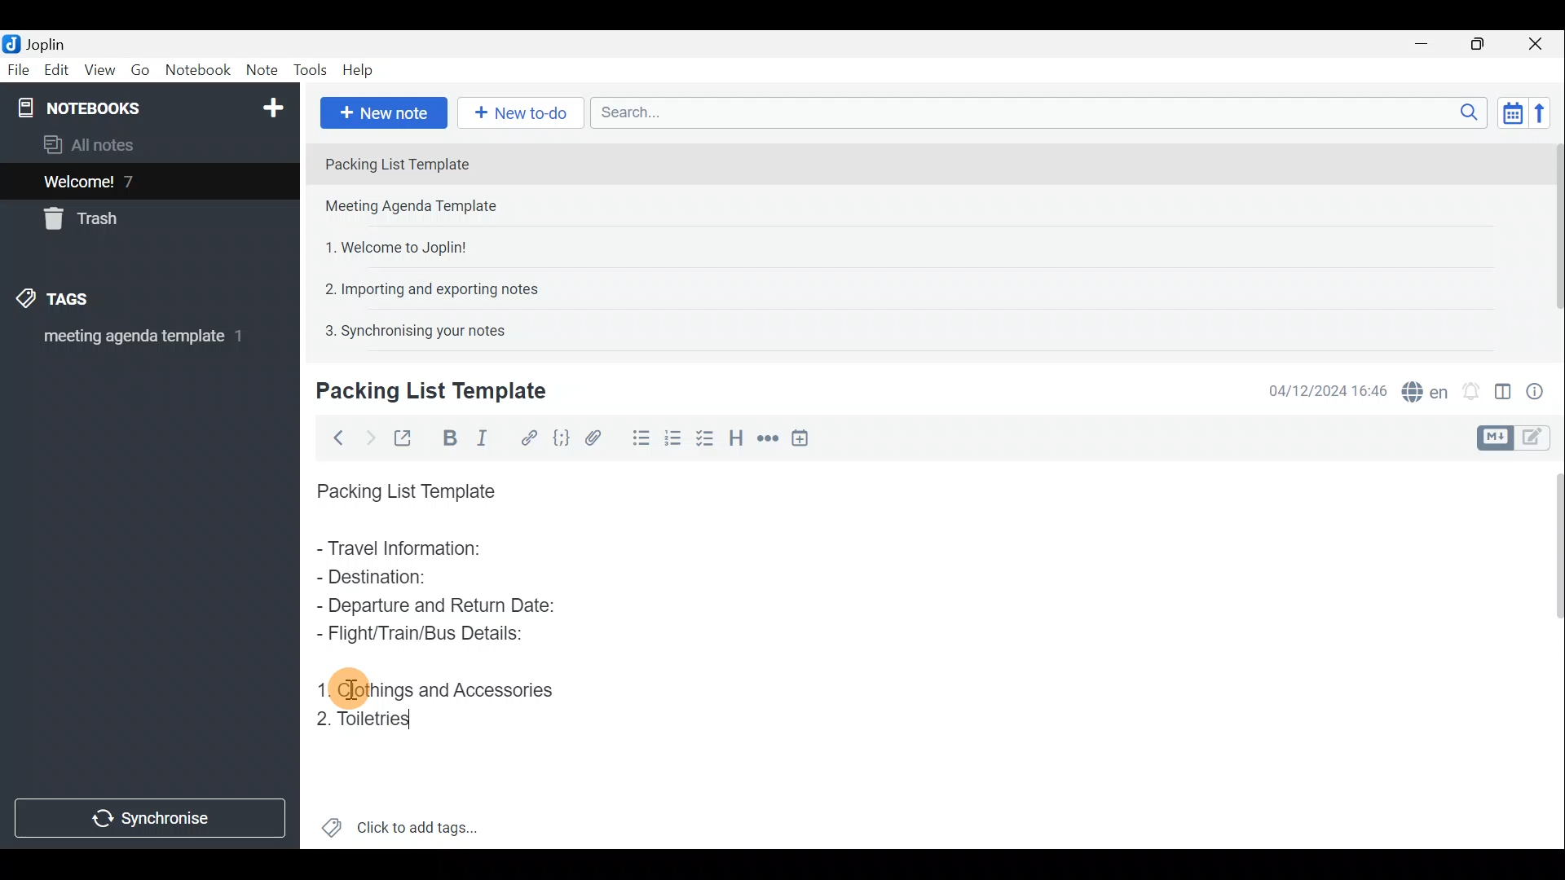 This screenshot has width=1565, height=880. What do you see at coordinates (805, 438) in the screenshot?
I see `Insert time` at bounding box center [805, 438].